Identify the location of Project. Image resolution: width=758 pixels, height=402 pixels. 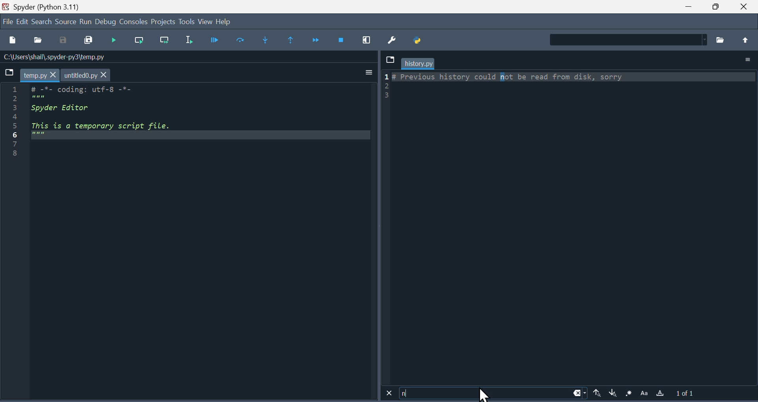
(163, 21).